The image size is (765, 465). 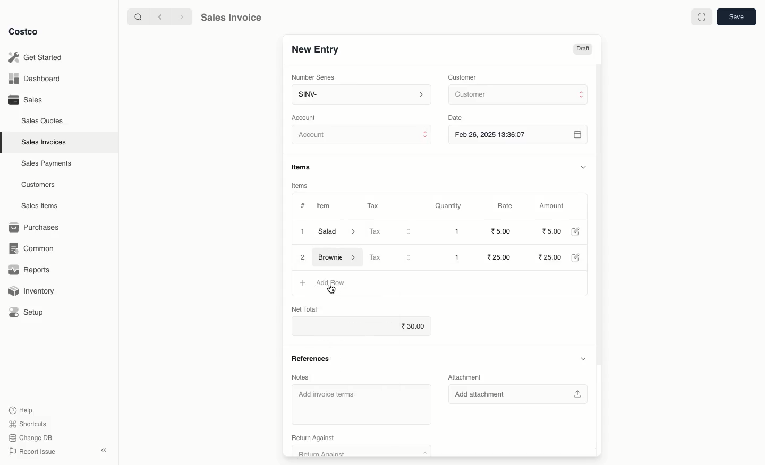 I want to click on Items, so click(x=300, y=185).